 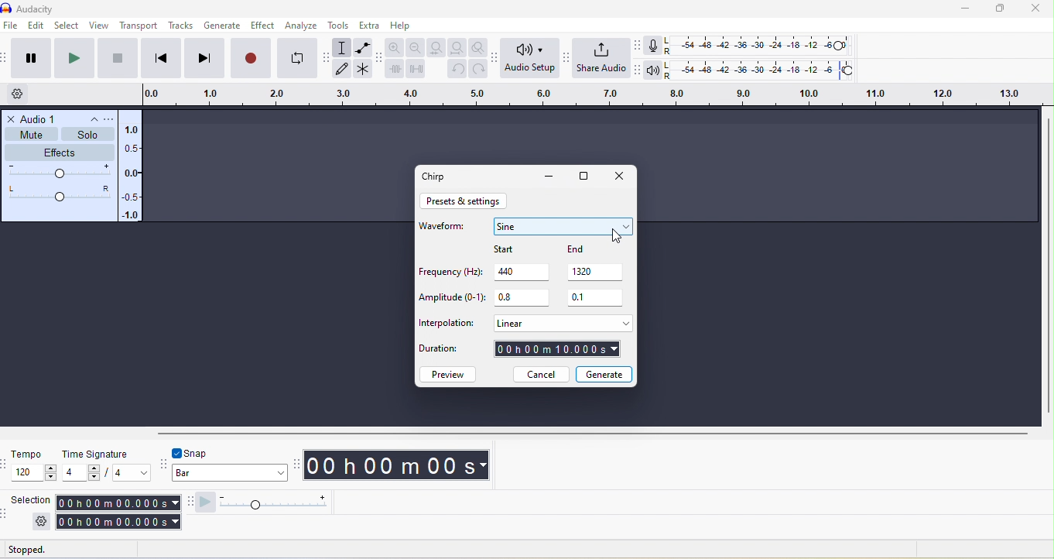 What do you see at coordinates (395, 46) in the screenshot?
I see `zoom in ` at bounding box center [395, 46].